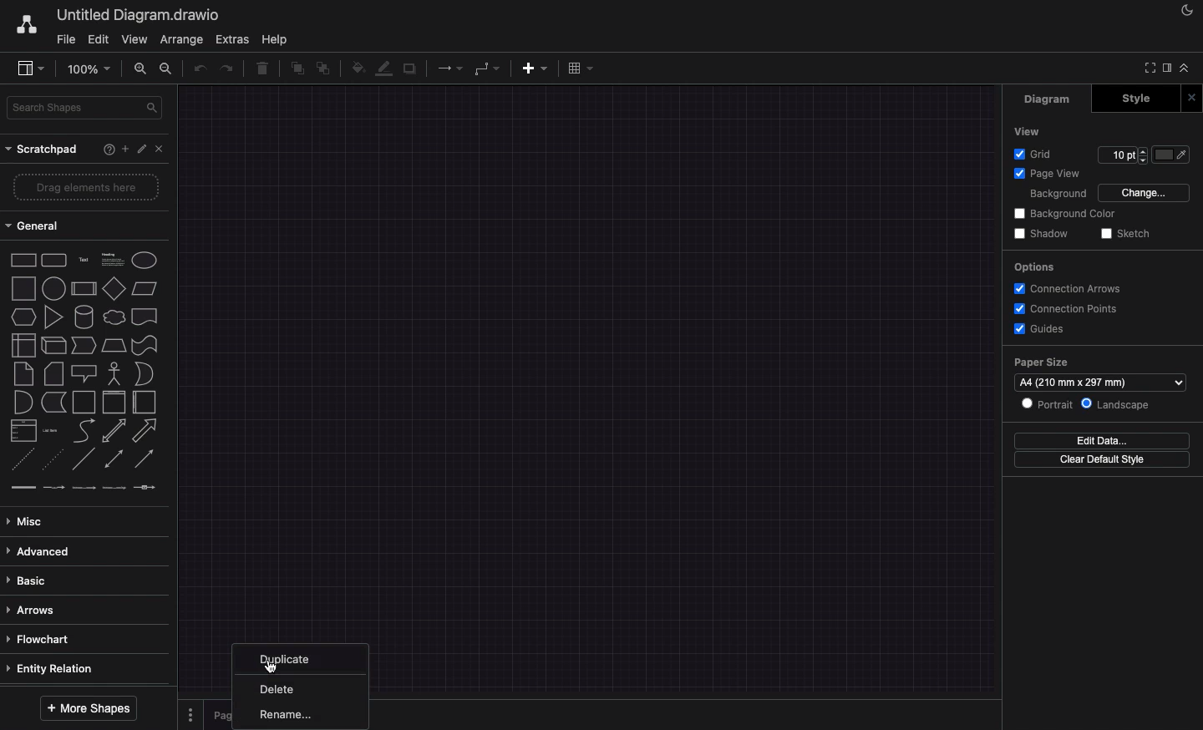 This screenshot has height=730, width=1203. Describe the element at coordinates (145, 402) in the screenshot. I see `horizontal container` at that location.